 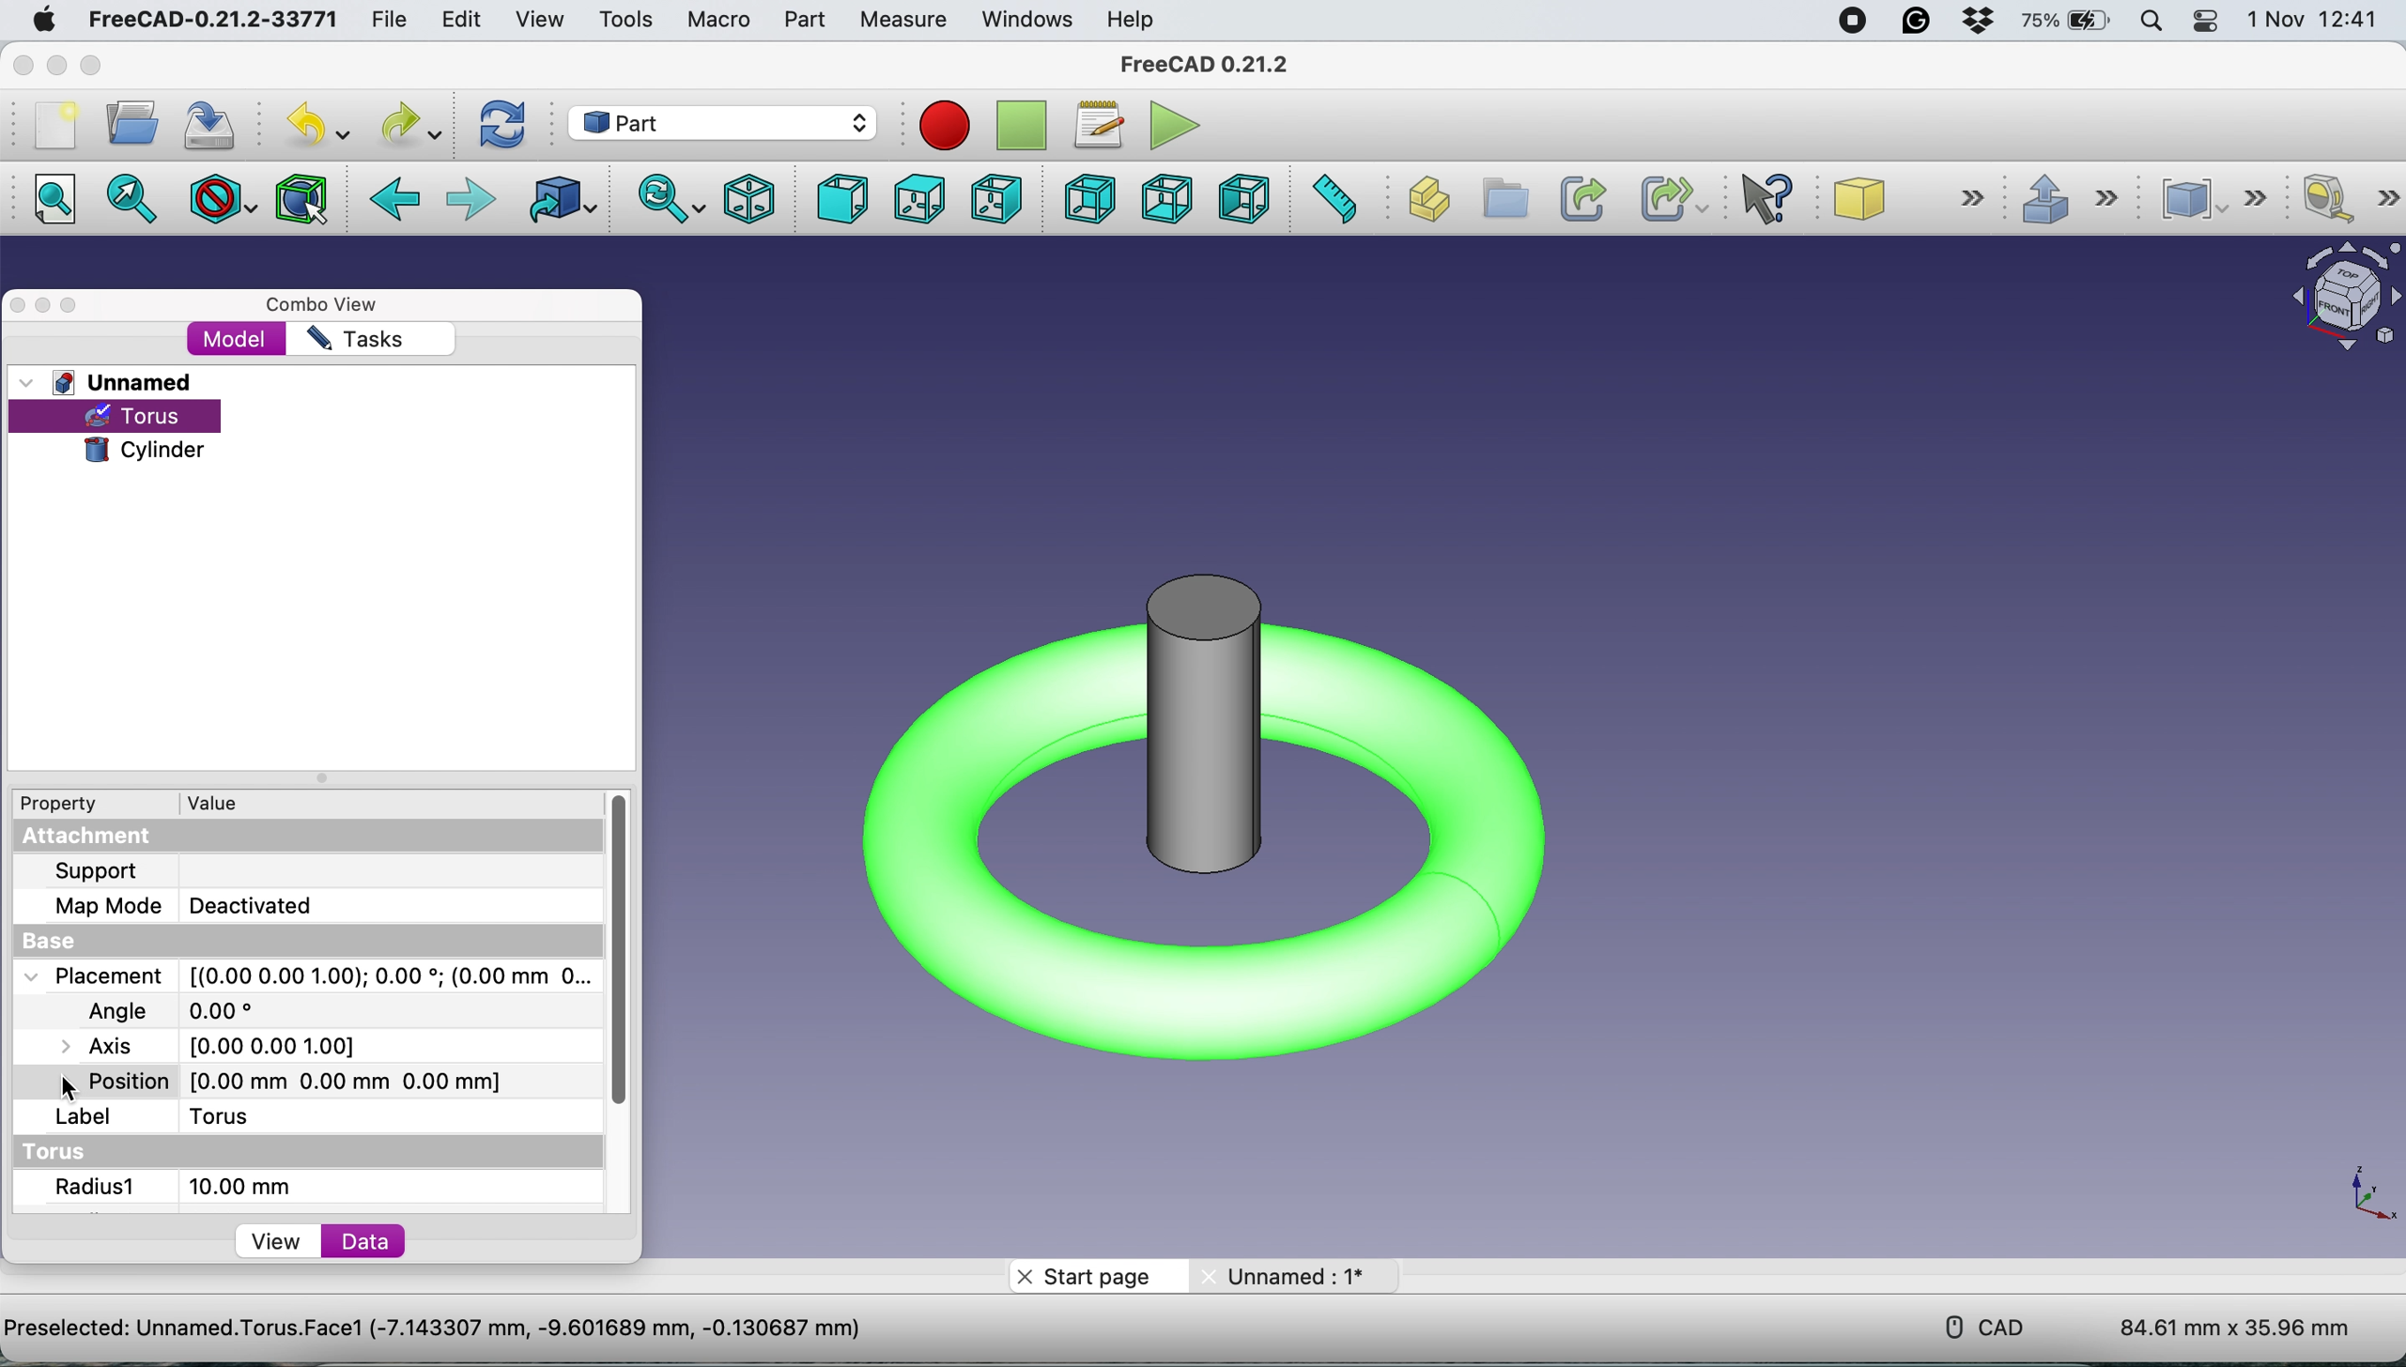 I want to click on left, so click(x=1242, y=201).